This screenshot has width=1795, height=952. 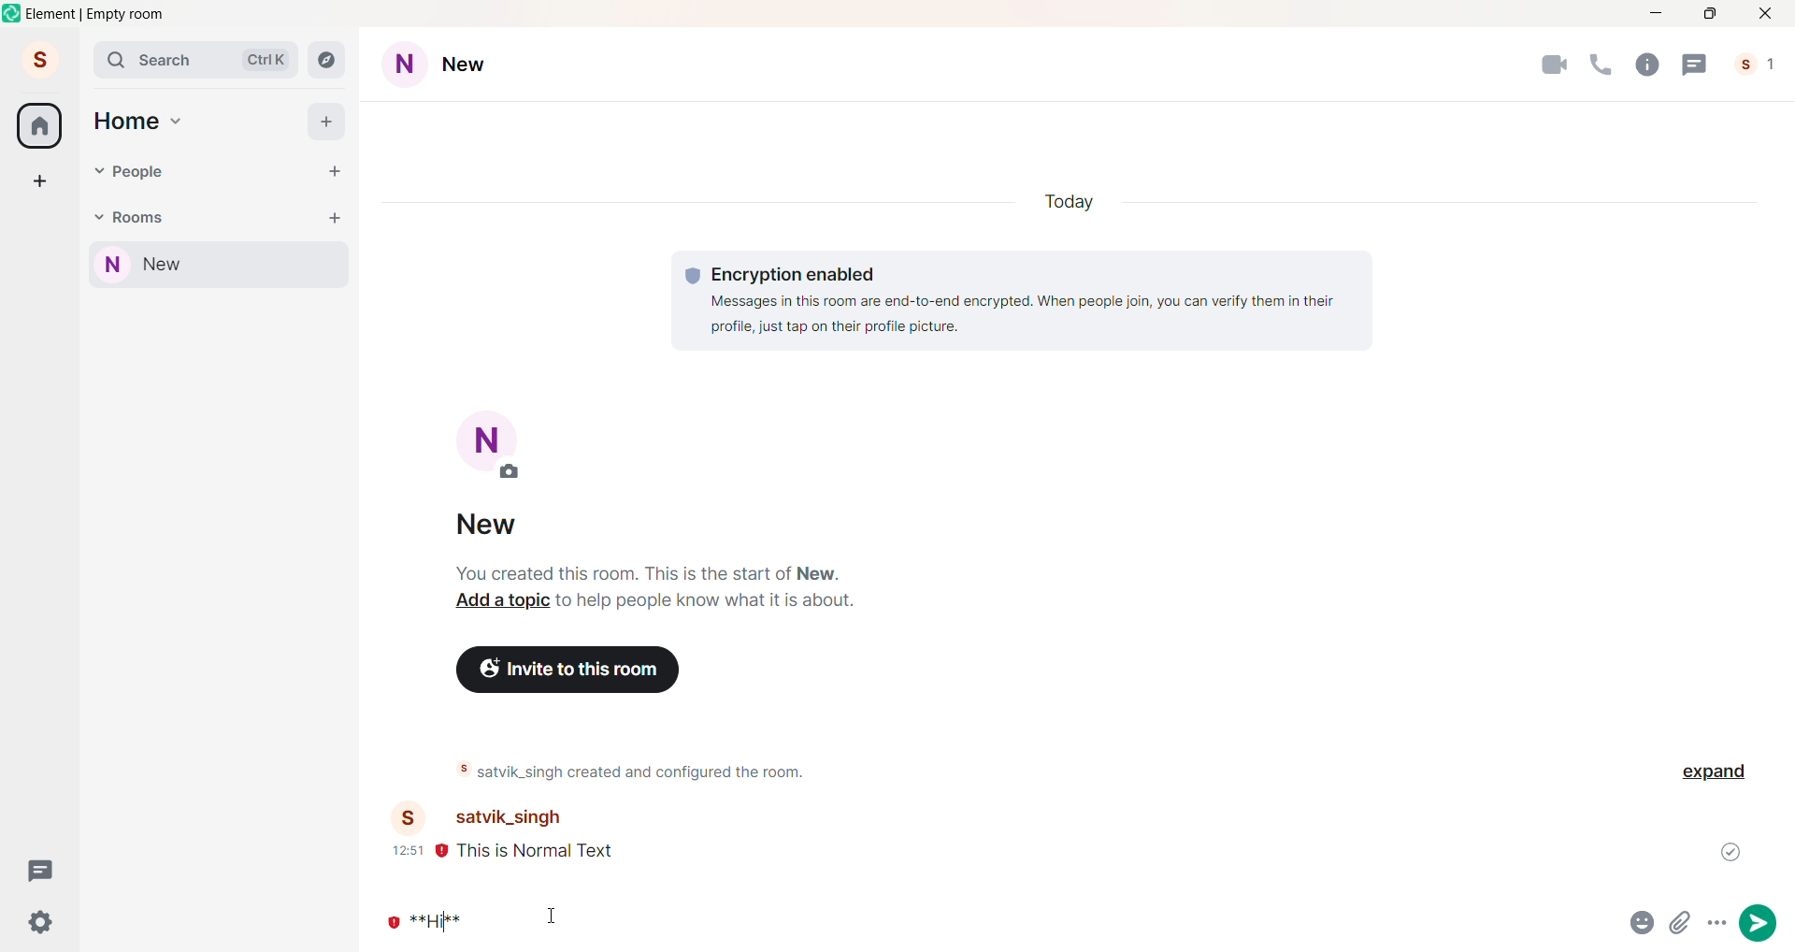 What do you see at coordinates (1717, 772) in the screenshot?
I see `Expand` at bounding box center [1717, 772].